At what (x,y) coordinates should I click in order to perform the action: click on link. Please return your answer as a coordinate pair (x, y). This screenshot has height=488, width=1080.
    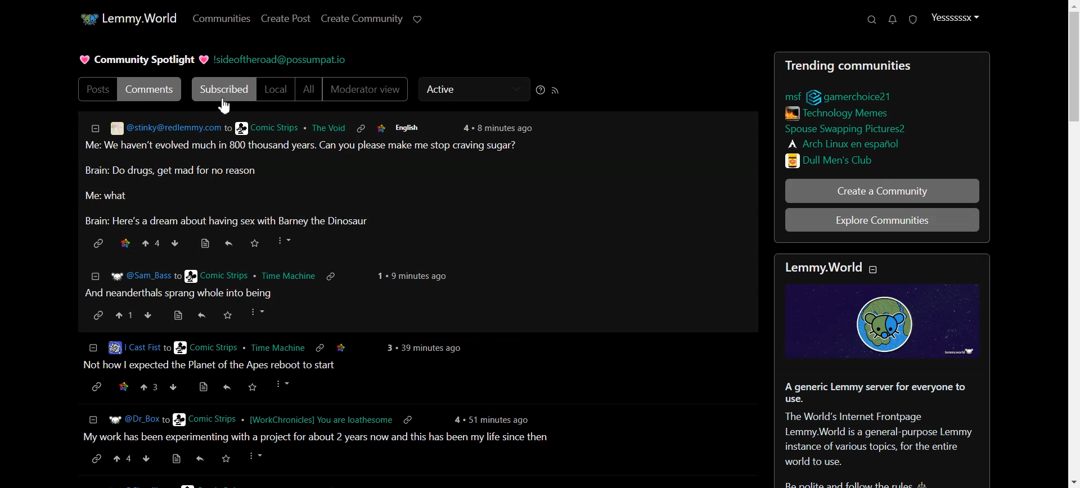
    Looking at the image, I should click on (320, 347).